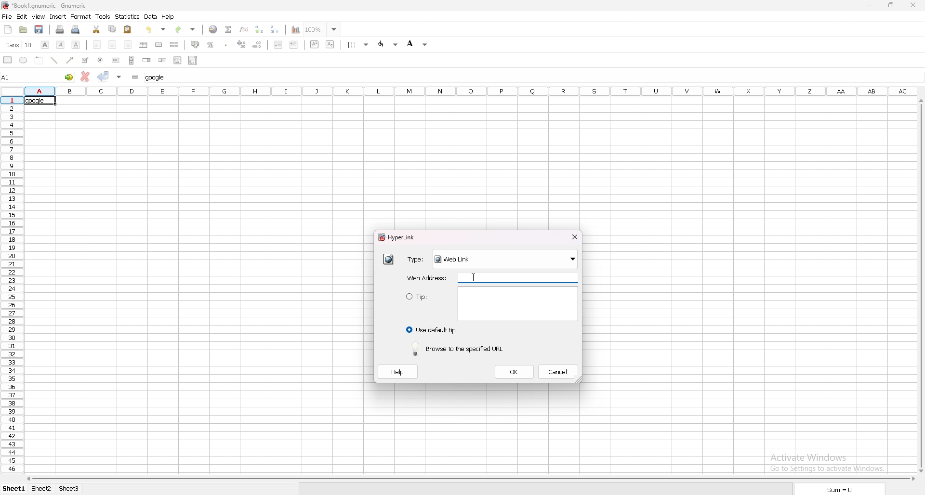 The width and height of the screenshot is (925, 495). I want to click on accept changes in multple cell, so click(120, 77).